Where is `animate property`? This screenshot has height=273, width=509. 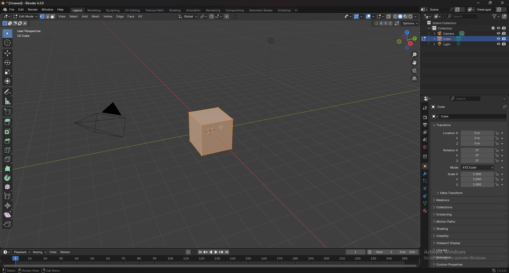 animate property is located at coordinates (503, 161).